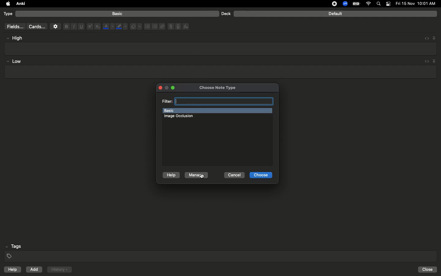 The width and height of the screenshot is (441, 276). What do you see at coordinates (220, 87) in the screenshot?
I see `Choose note type` at bounding box center [220, 87].